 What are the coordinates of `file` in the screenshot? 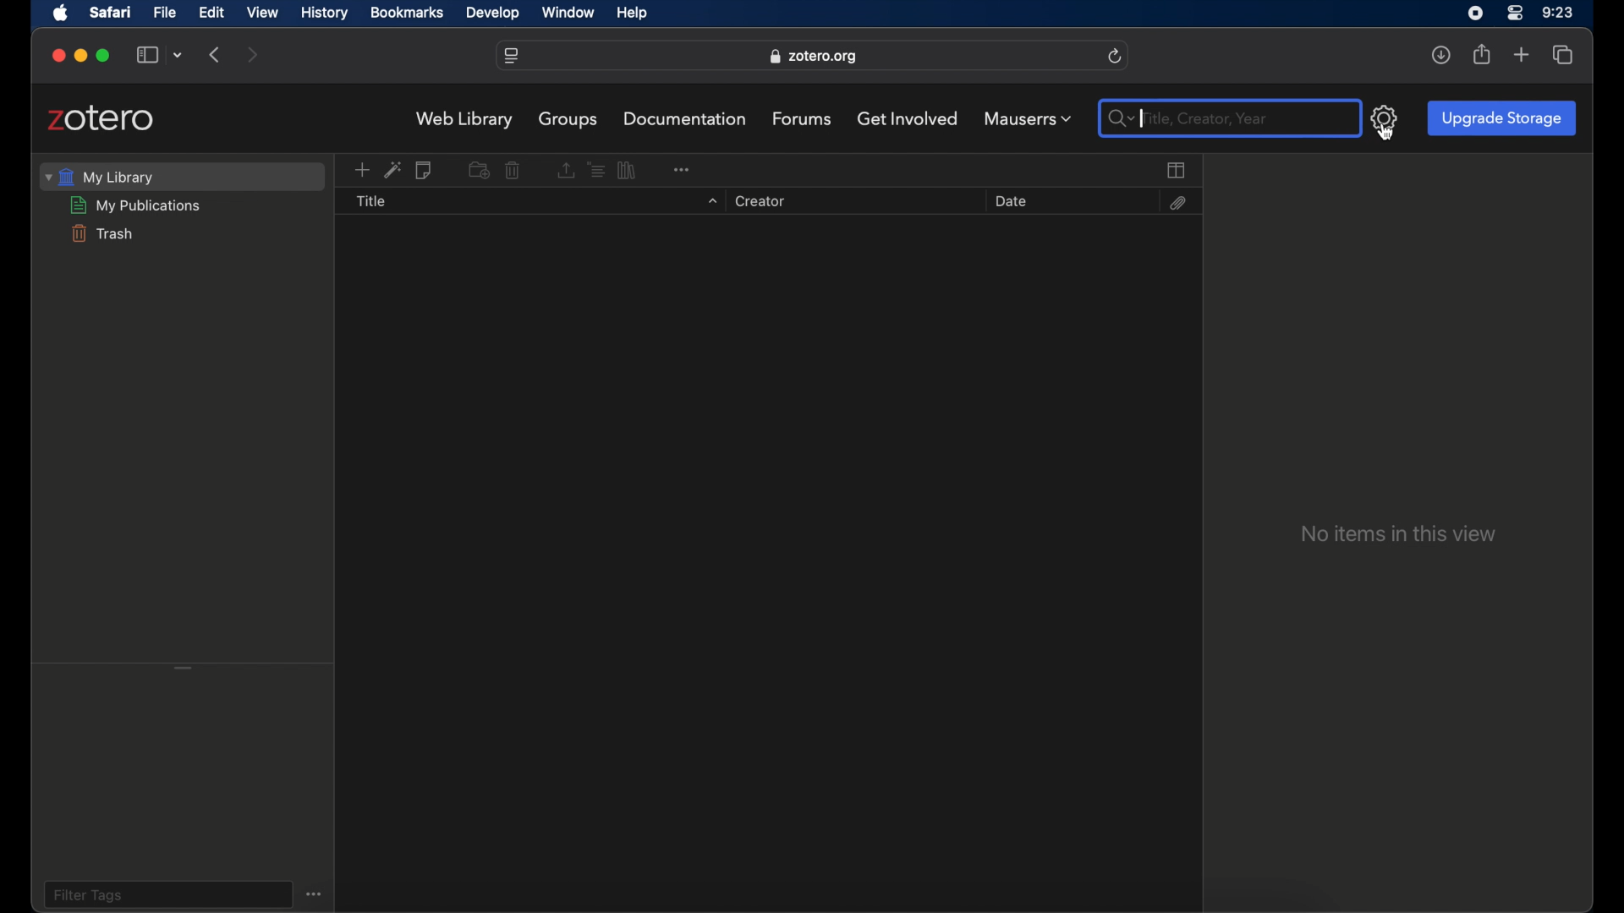 It's located at (166, 13).